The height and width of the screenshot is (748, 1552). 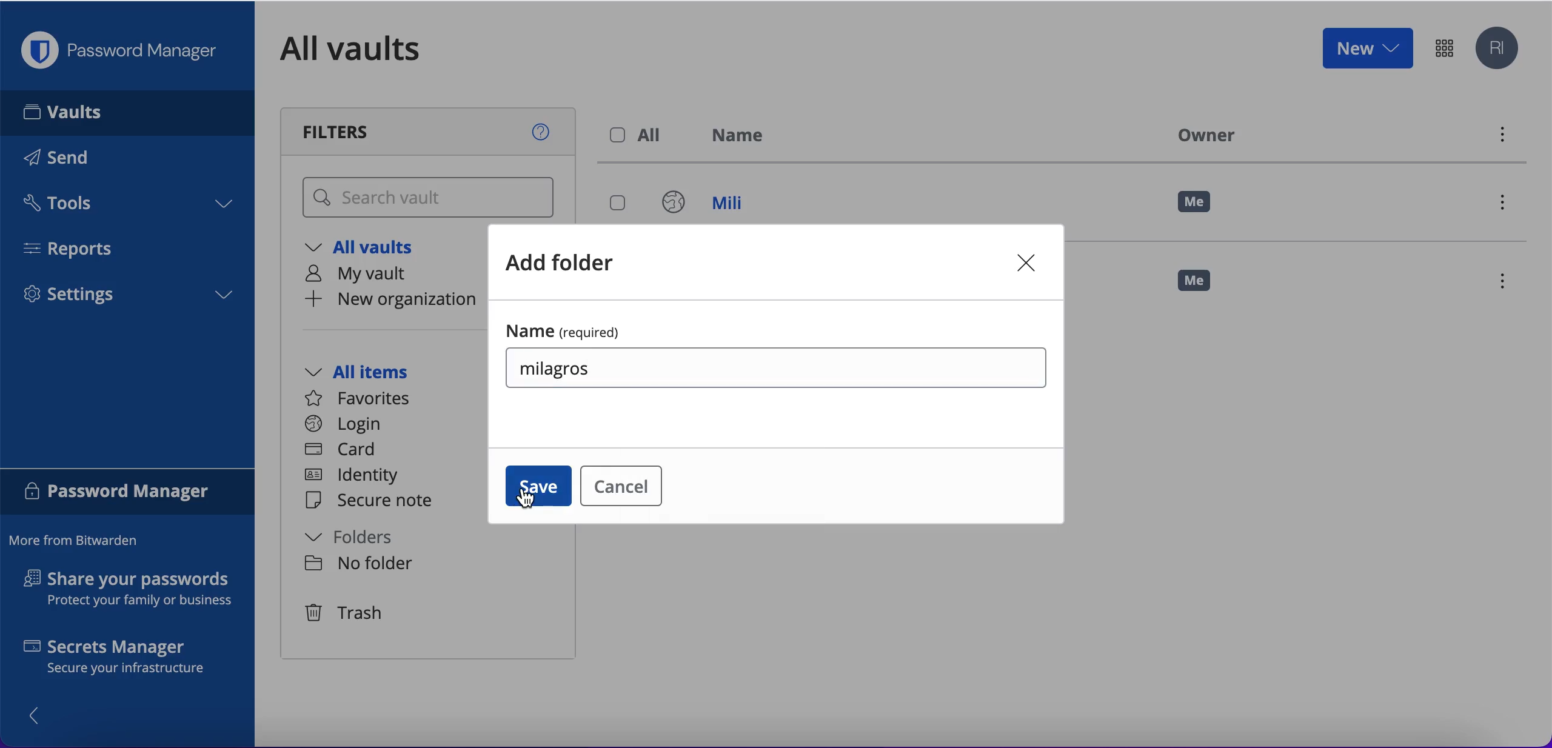 I want to click on send, so click(x=74, y=160).